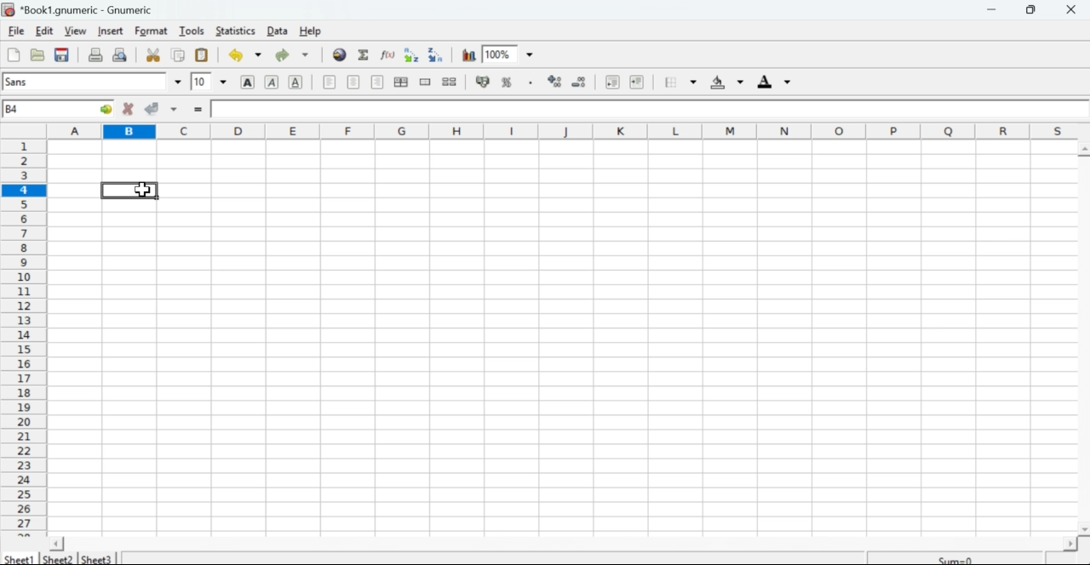  What do you see at coordinates (97, 557) in the screenshot?
I see `Sheet 3` at bounding box center [97, 557].